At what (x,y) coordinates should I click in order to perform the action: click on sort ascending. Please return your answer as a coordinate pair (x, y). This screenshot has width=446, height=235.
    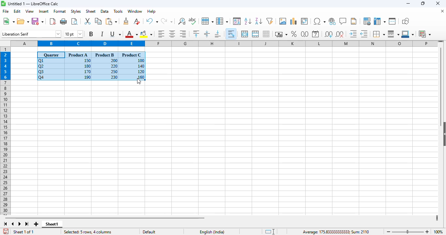
    Looking at the image, I should click on (248, 21).